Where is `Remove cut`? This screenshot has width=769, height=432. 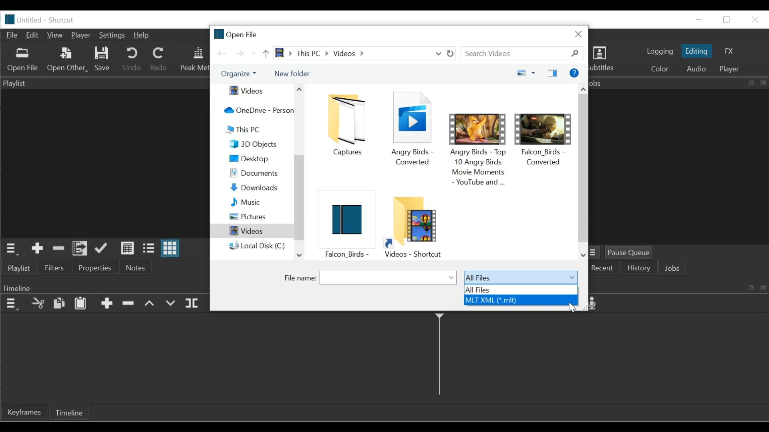 Remove cut is located at coordinates (57, 249).